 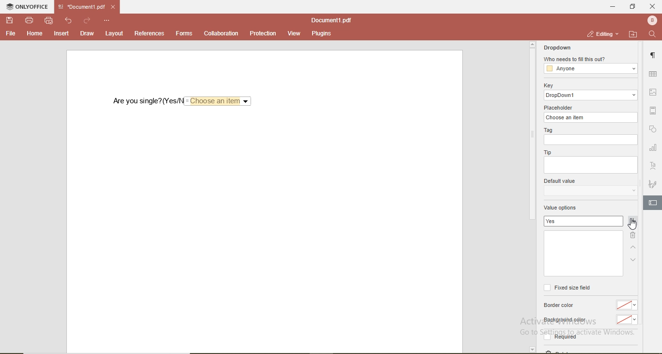 I want to click on are you single? (Yes/No), so click(x=147, y=101).